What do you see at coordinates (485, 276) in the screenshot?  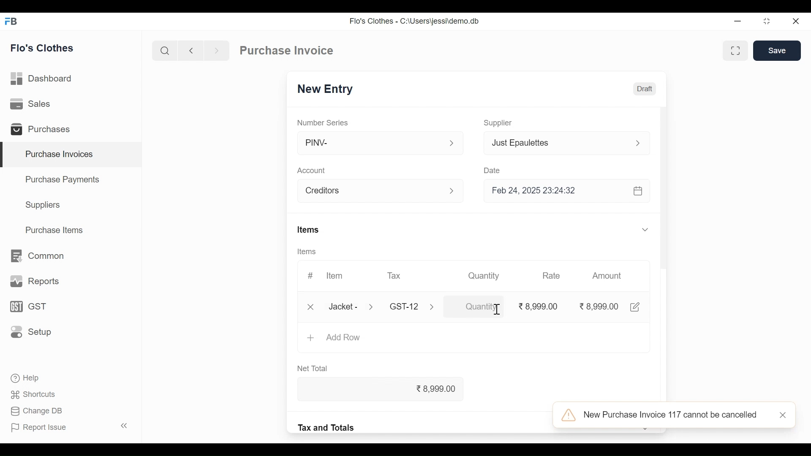 I see `Quantity` at bounding box center [485, 276].